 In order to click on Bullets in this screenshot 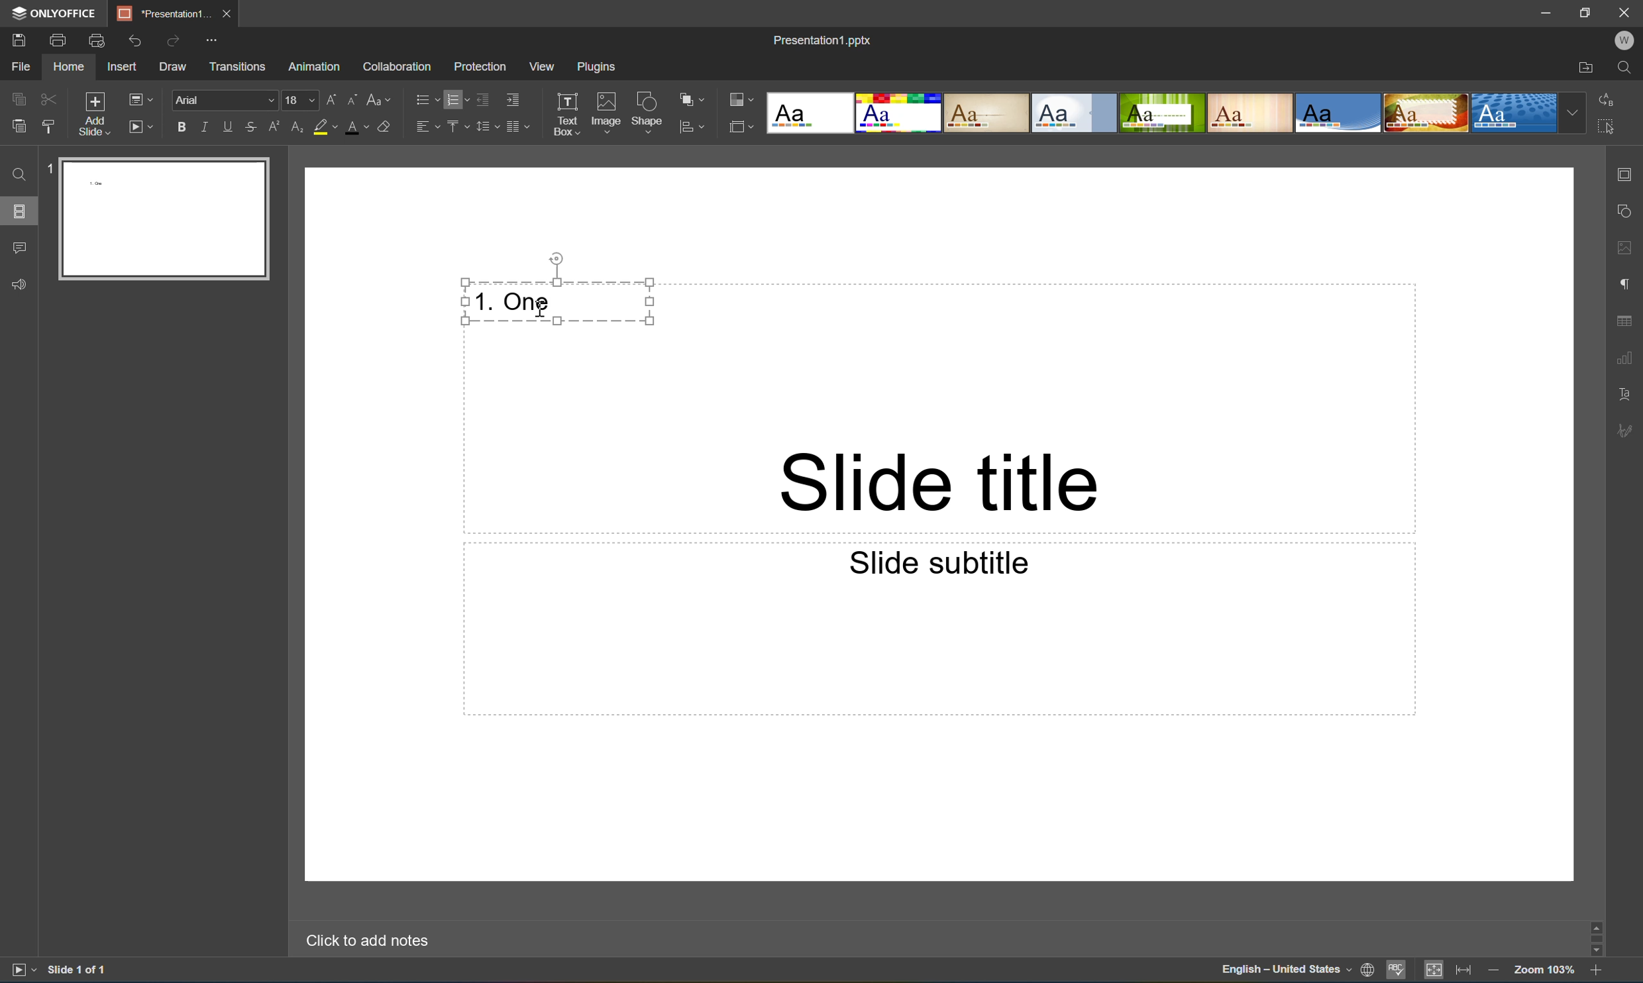, I will do `click(427, 96)`.